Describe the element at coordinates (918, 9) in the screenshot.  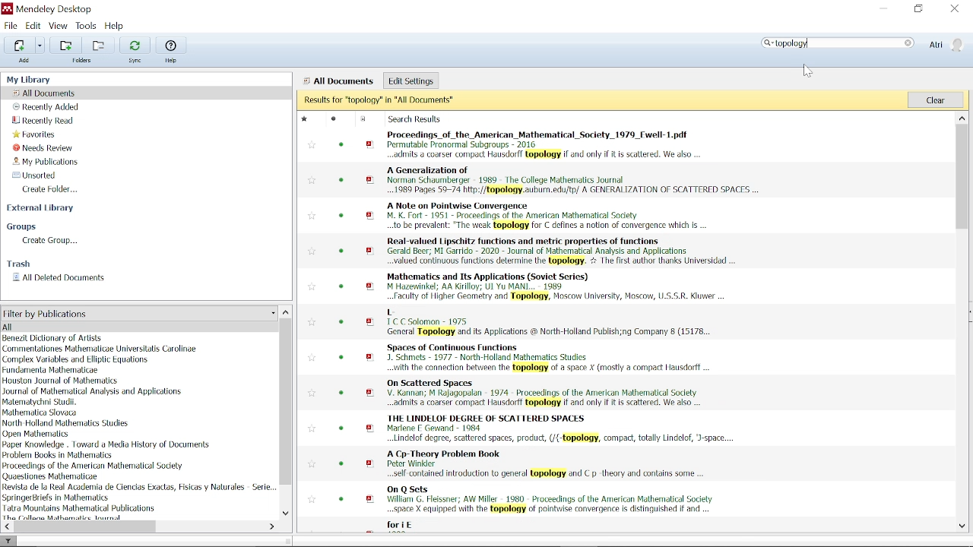
I see `restore down` at that location.